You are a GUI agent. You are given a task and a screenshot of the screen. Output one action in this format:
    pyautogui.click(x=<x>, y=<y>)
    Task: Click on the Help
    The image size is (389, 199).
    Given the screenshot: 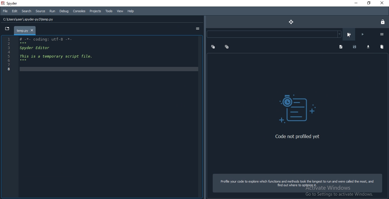 What is the action you would take?
    pyautogui.click(x=130, y=11)
    